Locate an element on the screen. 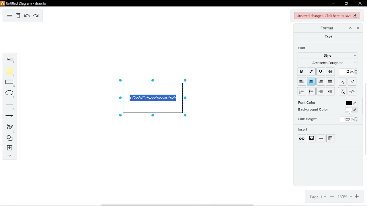  align left is located at coordinates (301, 81).